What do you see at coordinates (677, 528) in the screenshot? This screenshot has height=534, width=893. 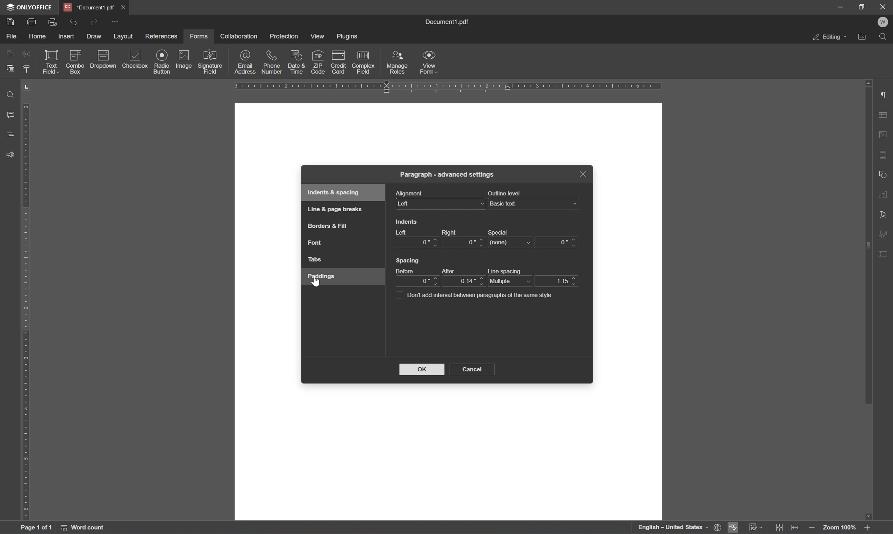 I see `set document language` at bounding box center [677, 528].